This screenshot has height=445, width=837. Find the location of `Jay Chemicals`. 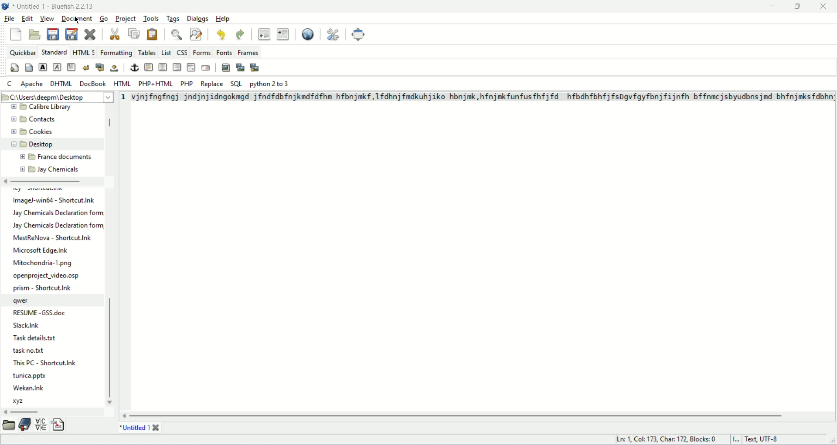

Jay Chemicals is located at coordinates (58, 169).